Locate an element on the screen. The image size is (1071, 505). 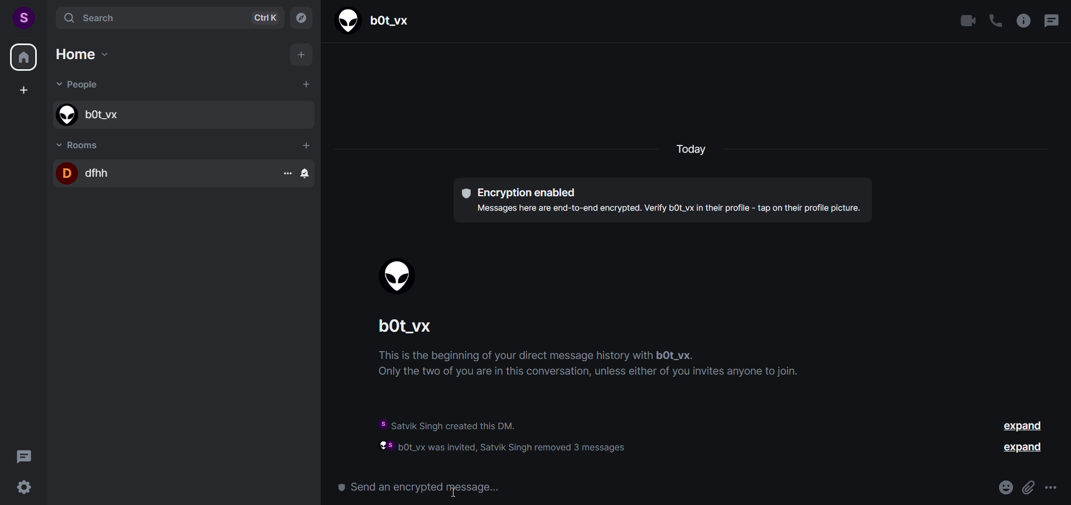
call is located at coordinates (995, 22).